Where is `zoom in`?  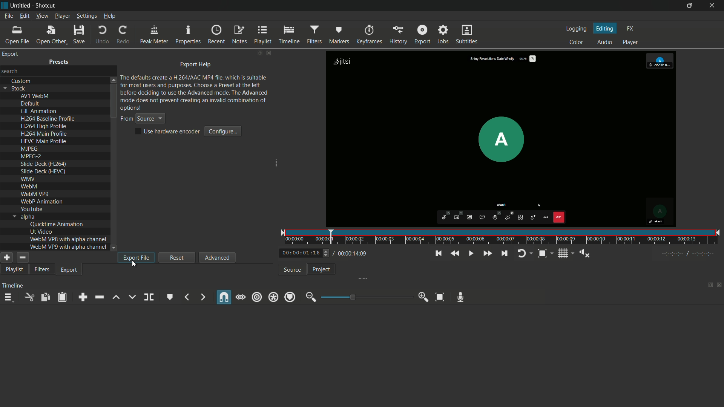 zoom in is located at coordinates (424, 297).